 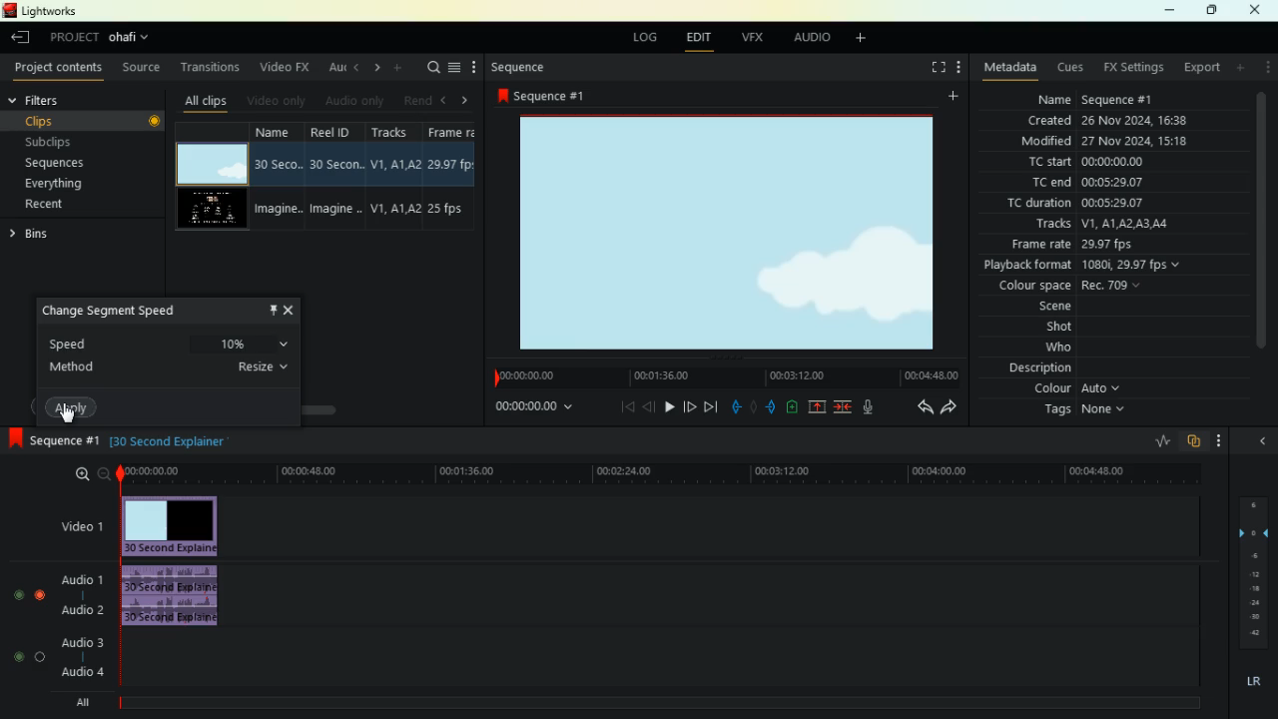 What do you see at coordinates (817, 407) in the screenshot?
I see `up` at bounding box center [817, 407].